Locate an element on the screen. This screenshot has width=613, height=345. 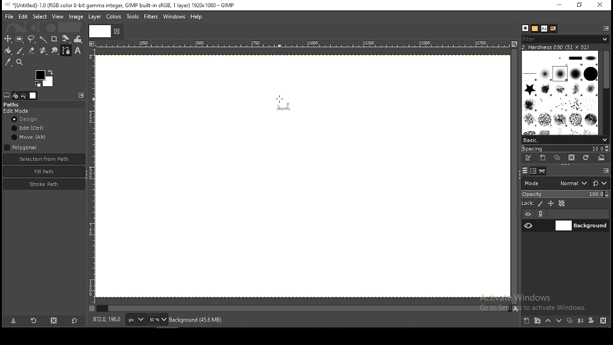
scroll bar is located at coordinates (514, 176).